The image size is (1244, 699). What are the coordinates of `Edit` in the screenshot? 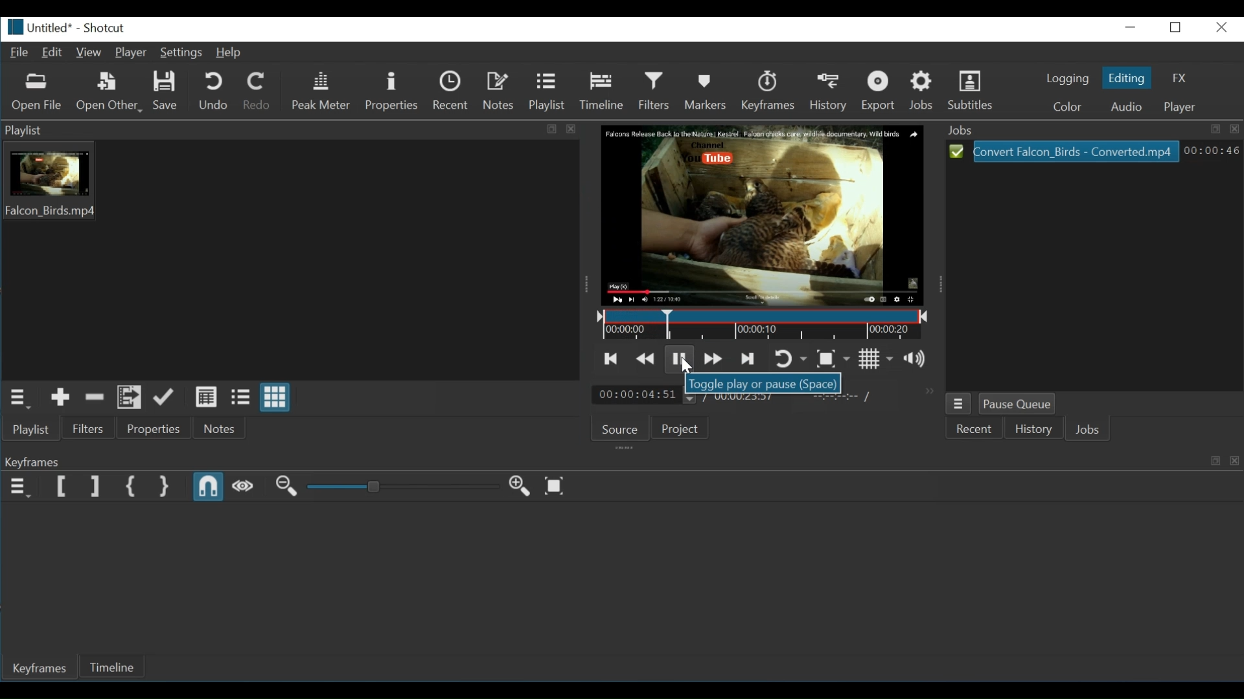 It's located at (52, 51).